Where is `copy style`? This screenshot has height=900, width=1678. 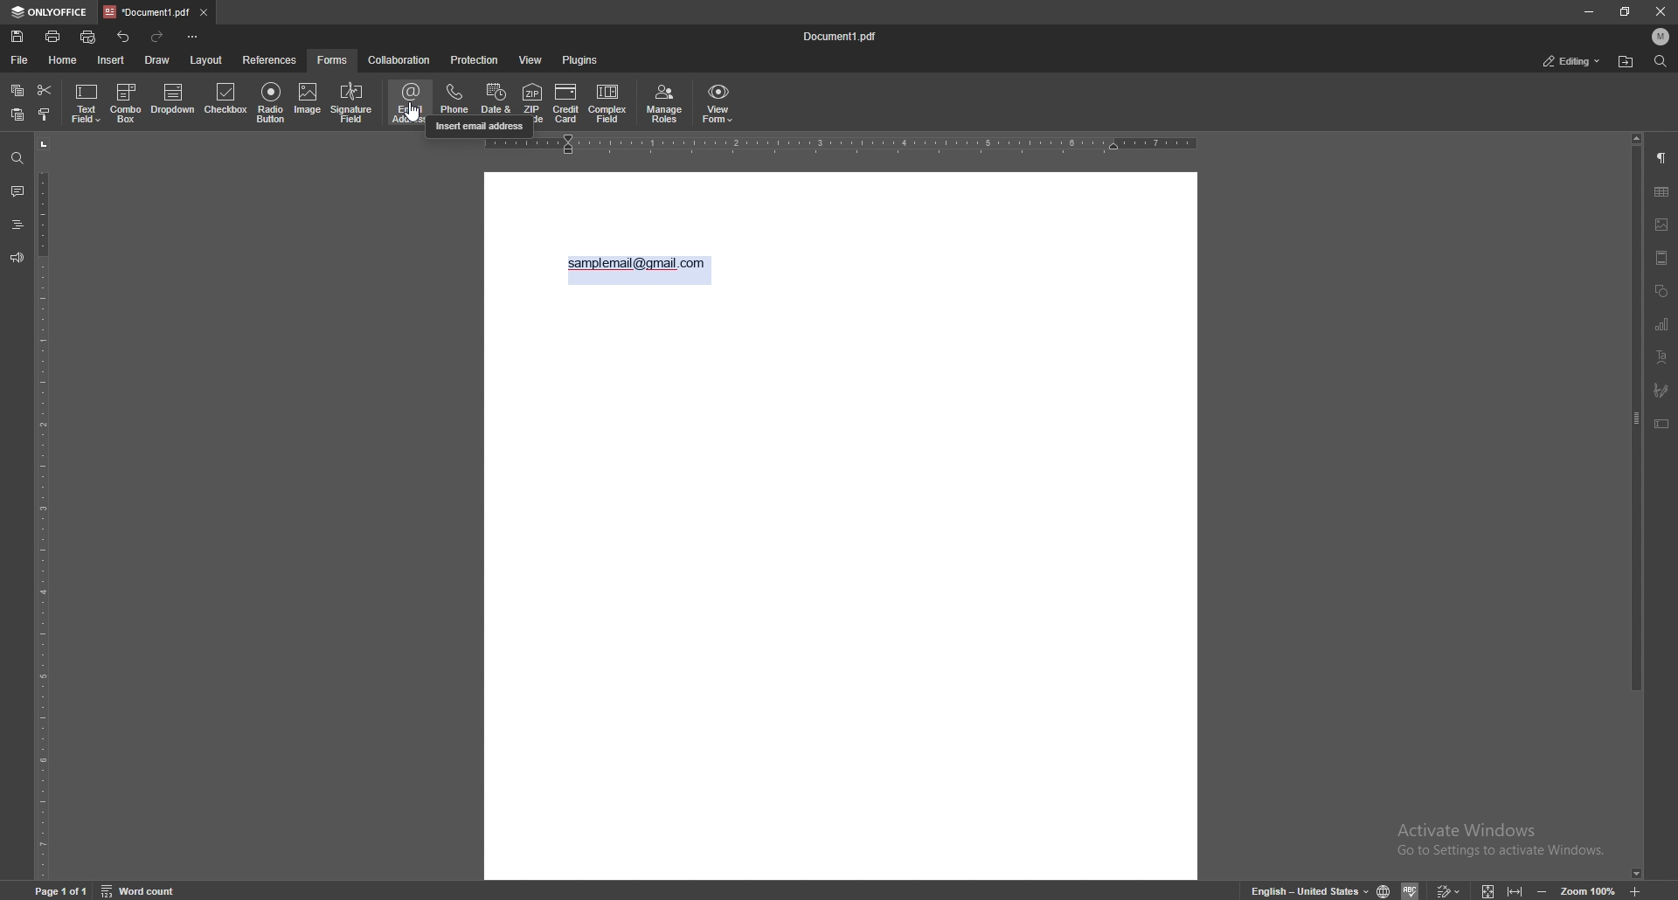 copy style is located at coordinates (44, 115).